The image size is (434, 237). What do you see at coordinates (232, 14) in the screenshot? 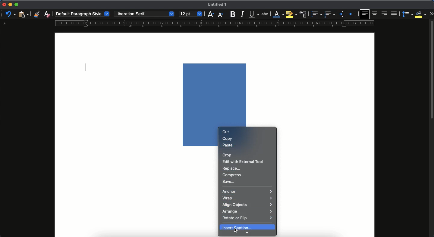
I see `bold` at bounding box center [232, 14].